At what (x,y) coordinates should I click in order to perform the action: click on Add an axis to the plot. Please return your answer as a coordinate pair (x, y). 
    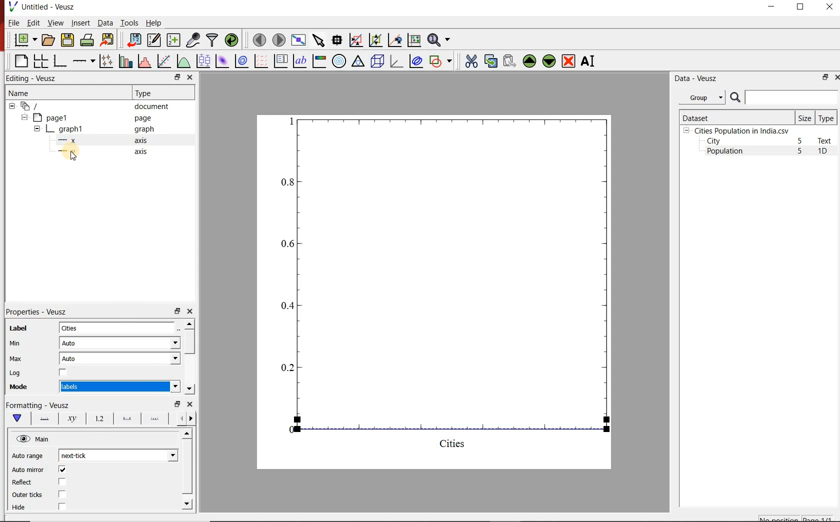
    Looking at the image, I should click on (83, 59).